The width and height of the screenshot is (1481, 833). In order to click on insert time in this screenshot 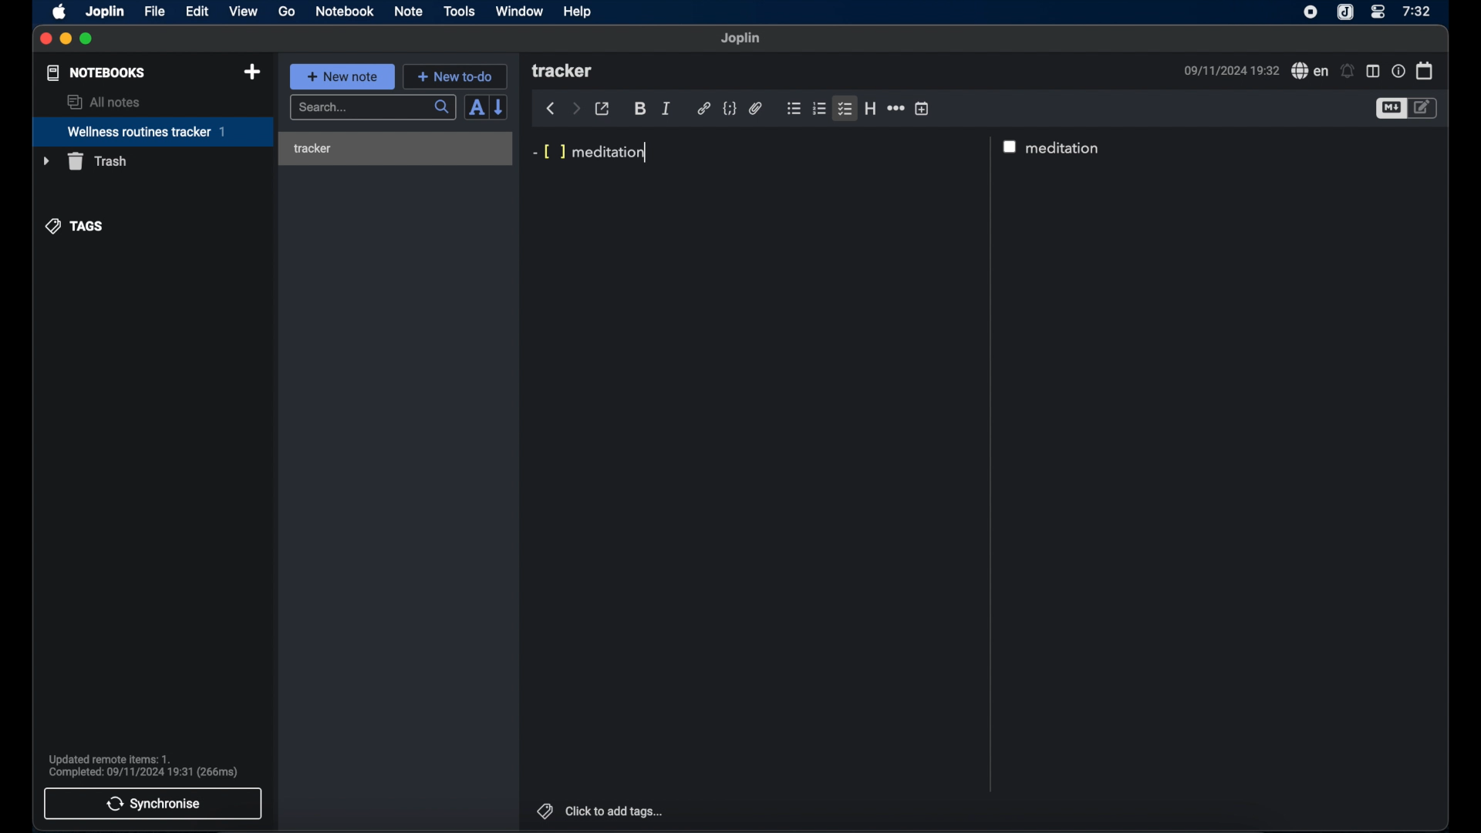, I will do `click(922, 108)`.